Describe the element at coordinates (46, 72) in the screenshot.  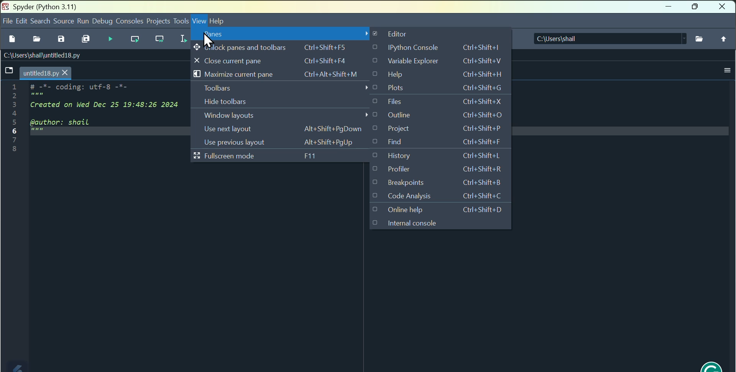
I see `untitled18.Py` at that location.